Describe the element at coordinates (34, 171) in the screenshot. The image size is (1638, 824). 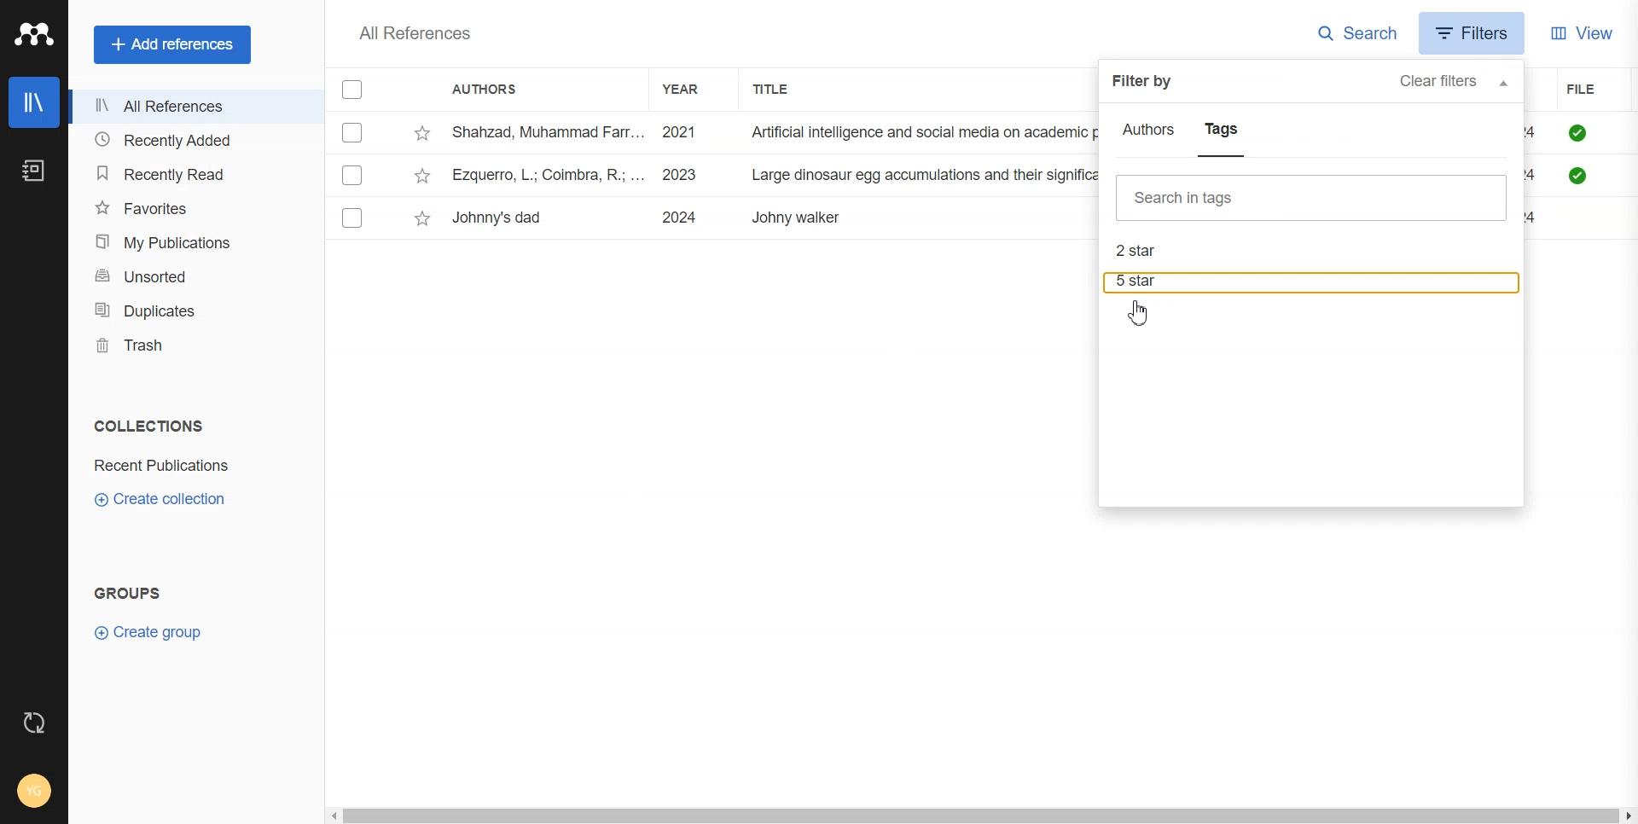
I see `Notebook` at that location.